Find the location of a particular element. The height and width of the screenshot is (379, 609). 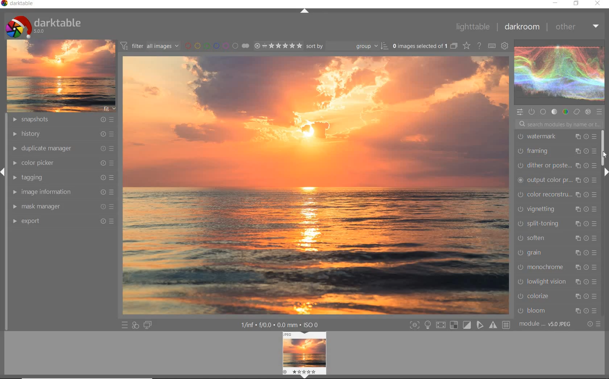

SCROLLBAR is located at coordinates (604, 148).